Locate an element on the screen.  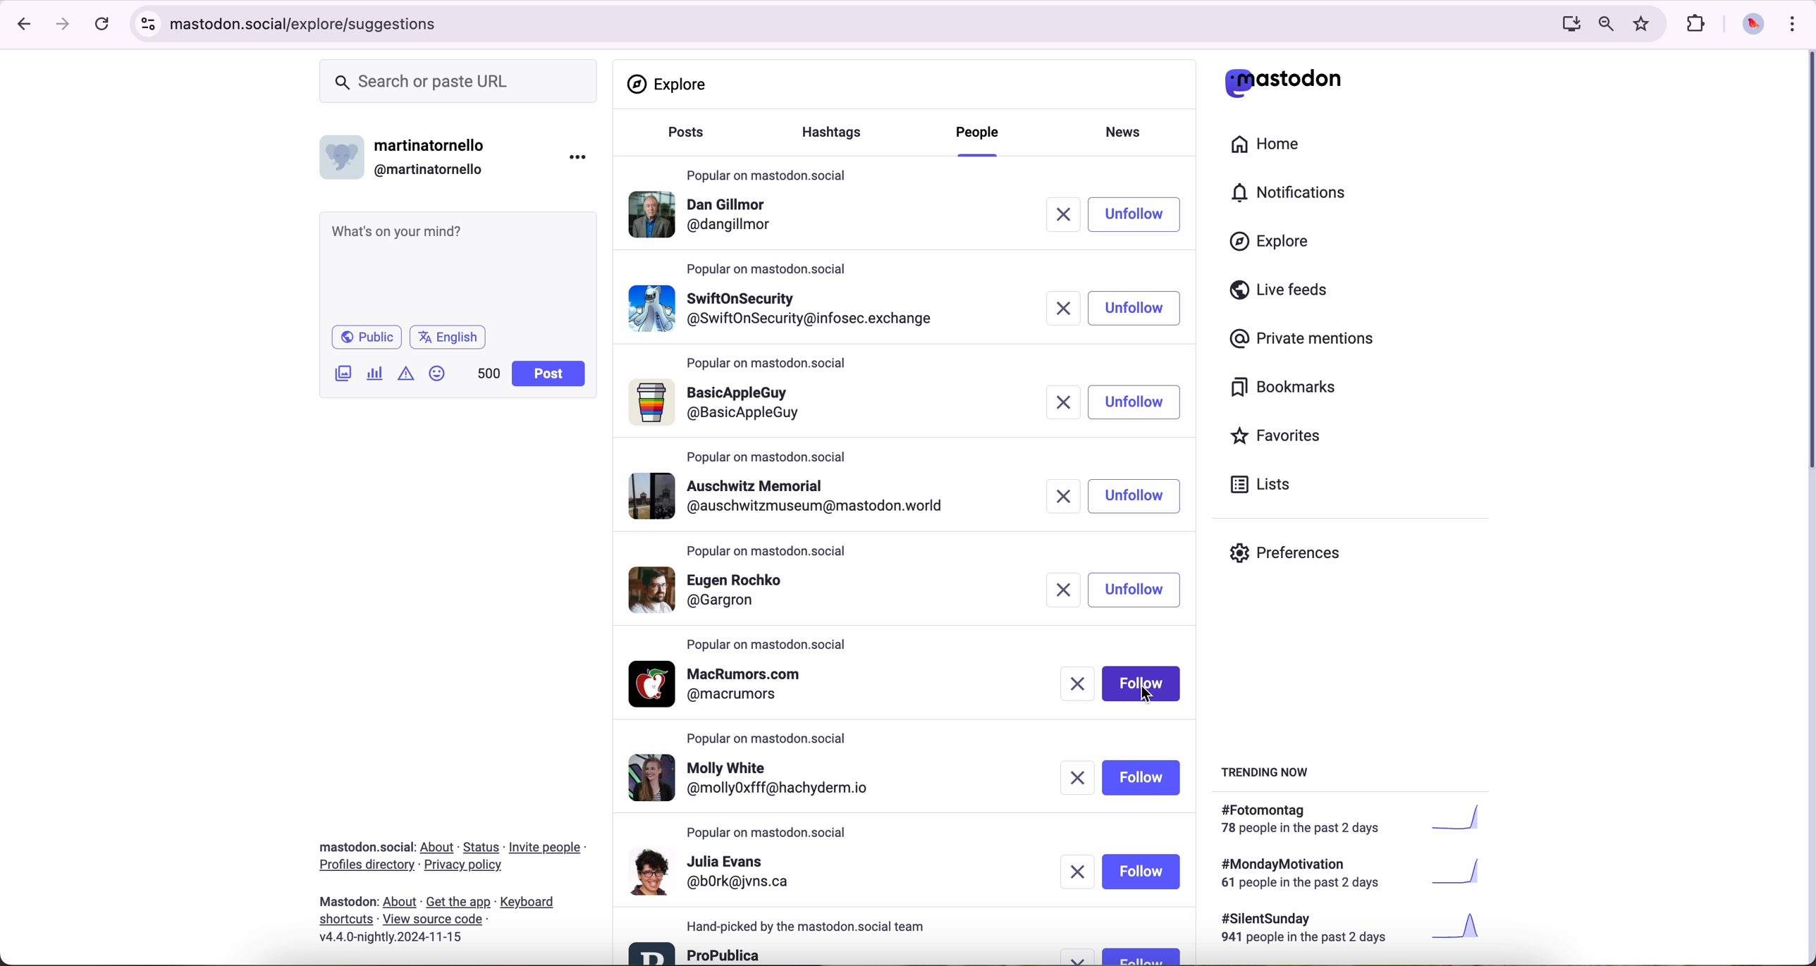
private mentions is located at coordinates (1303, 340).